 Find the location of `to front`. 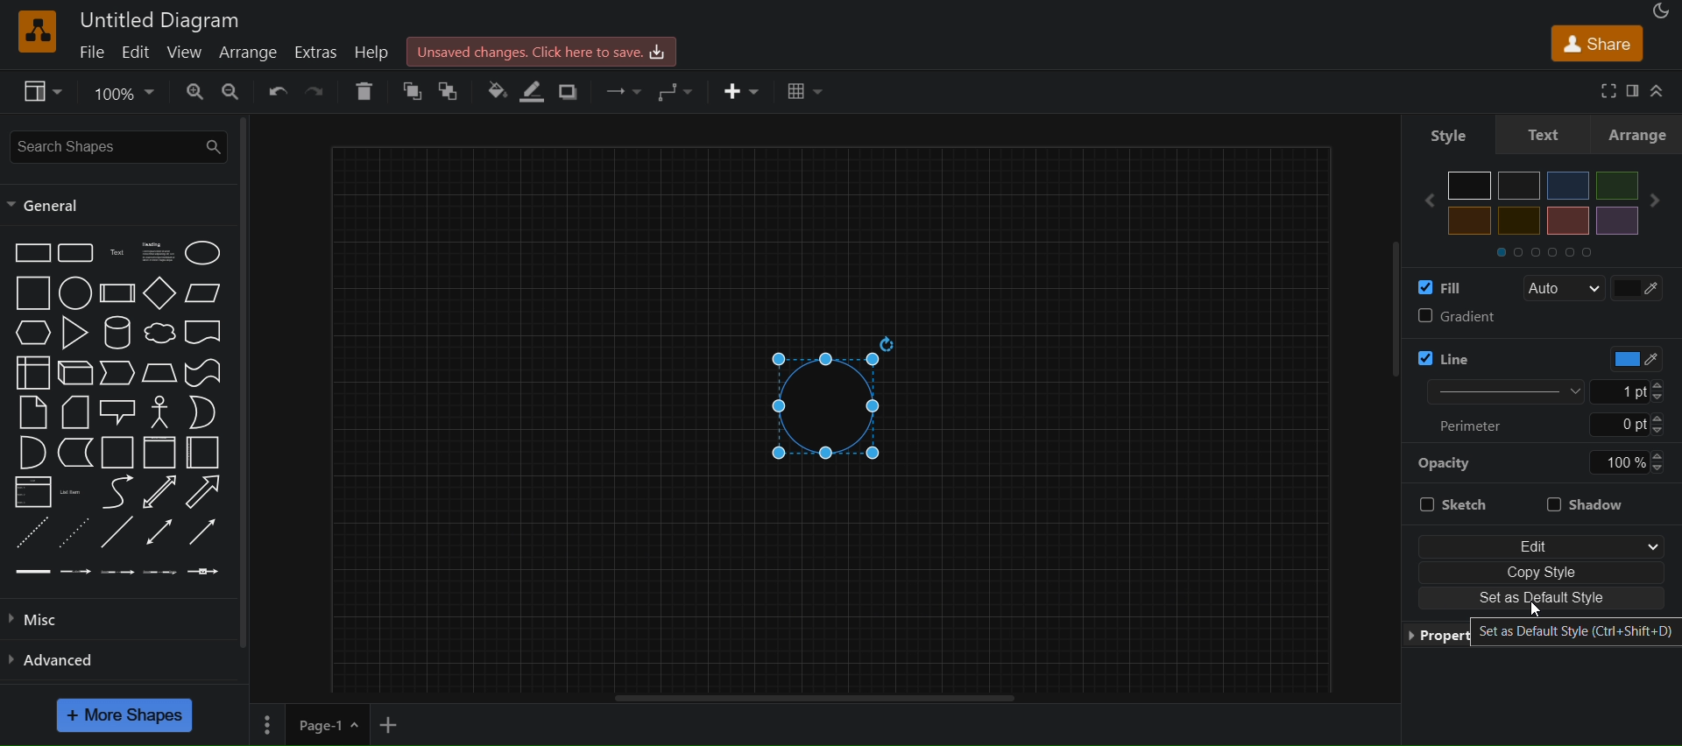

to front is located at coordinates (413, 92).